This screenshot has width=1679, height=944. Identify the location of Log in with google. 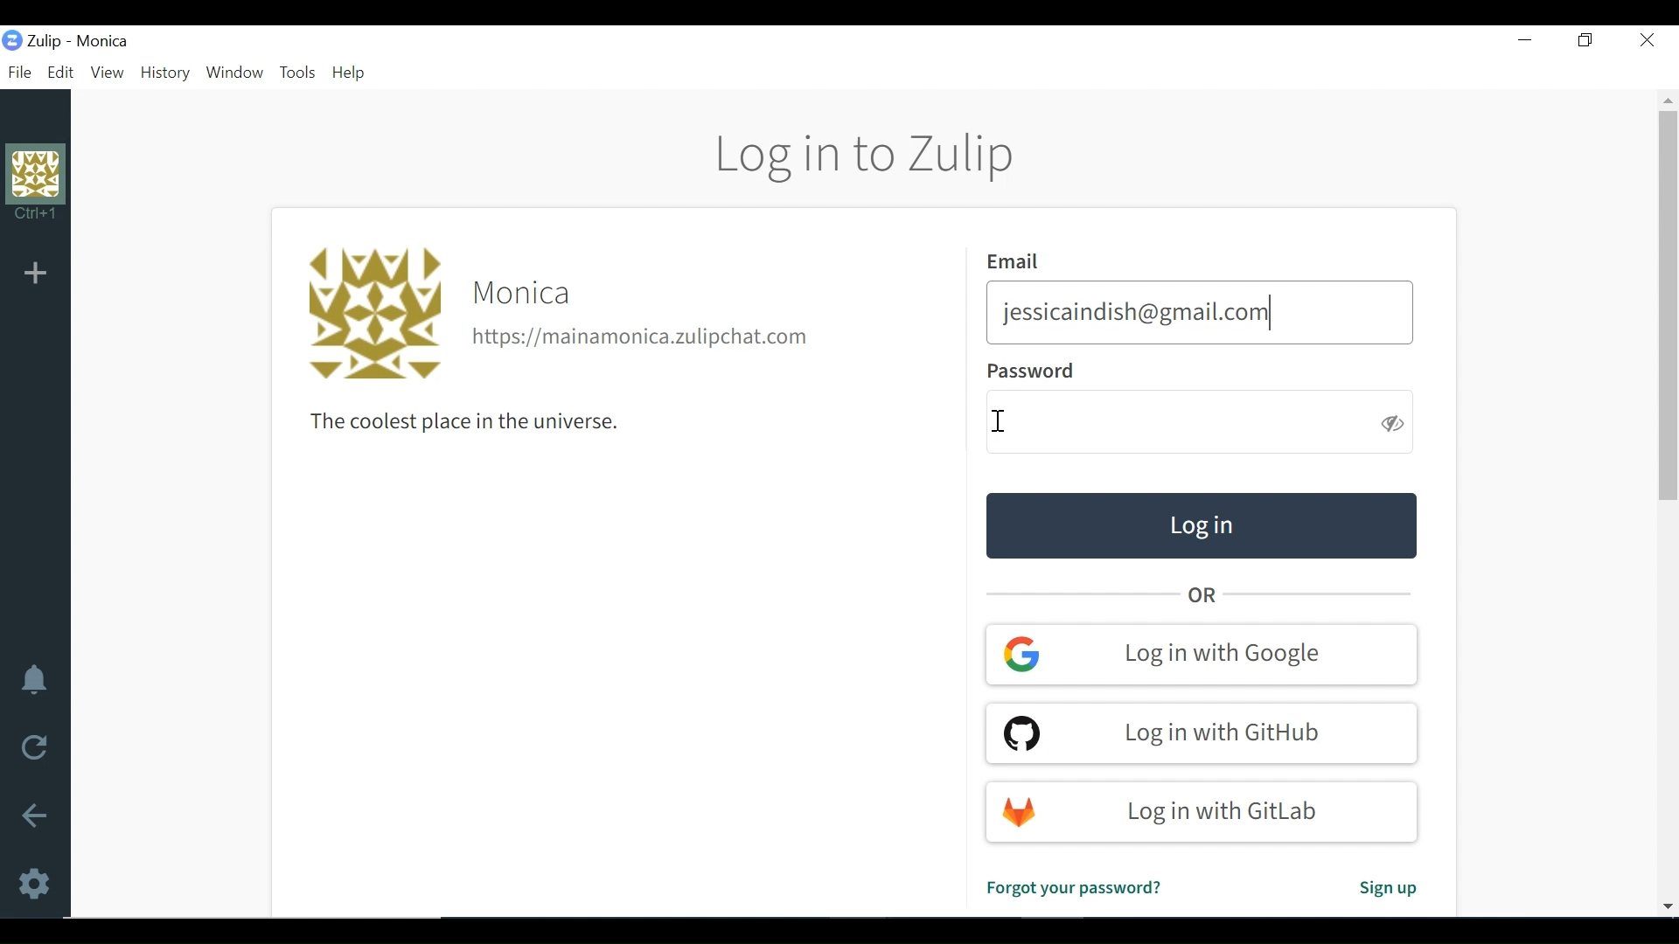
(1202, 654).